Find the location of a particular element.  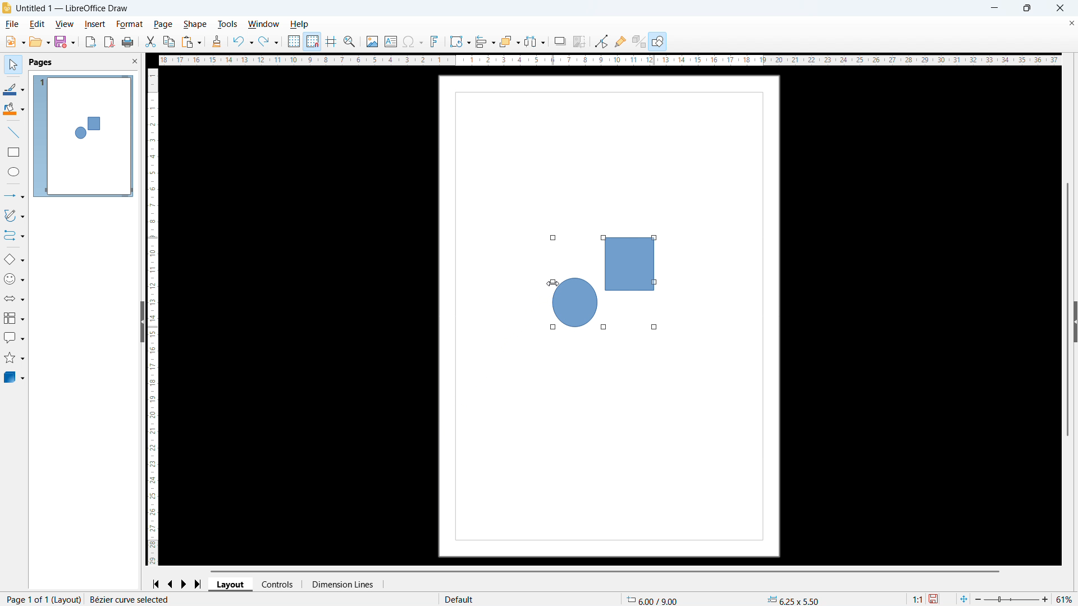

Document title  is located at coordinates (72, 8).